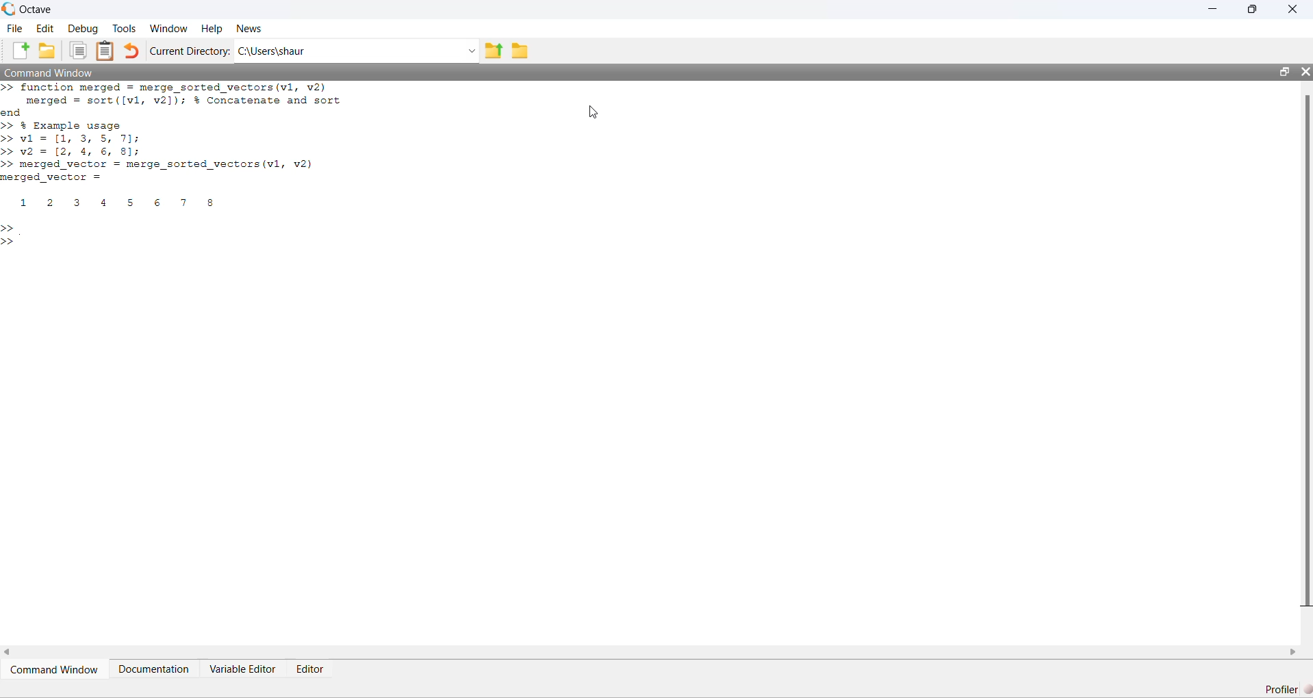 Image resolution: width=1313 pixels, height=698 pixels. Describe the element at coordinates (154, 668) in the screenshot. I see `Documentation` at that location.